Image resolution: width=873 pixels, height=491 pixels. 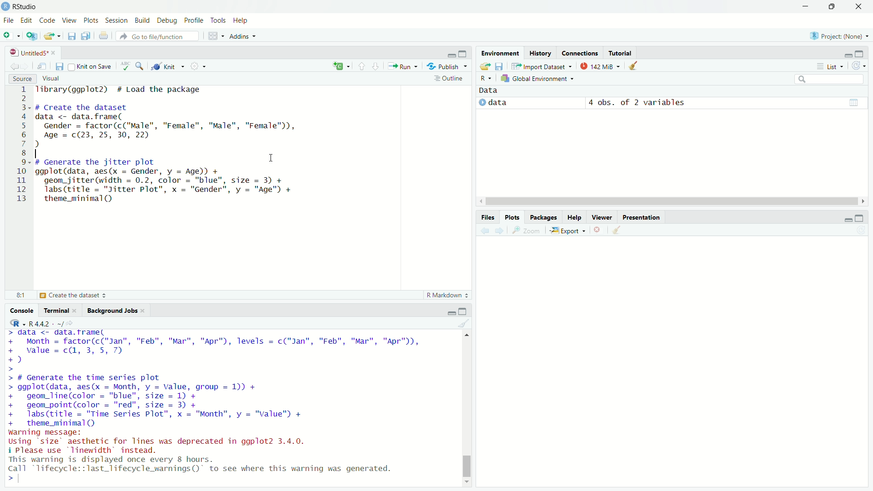 What do you see at coordinates (27, 65) in the screenshot?
I see `go forward to next source location` at bounding box center [27, 65].